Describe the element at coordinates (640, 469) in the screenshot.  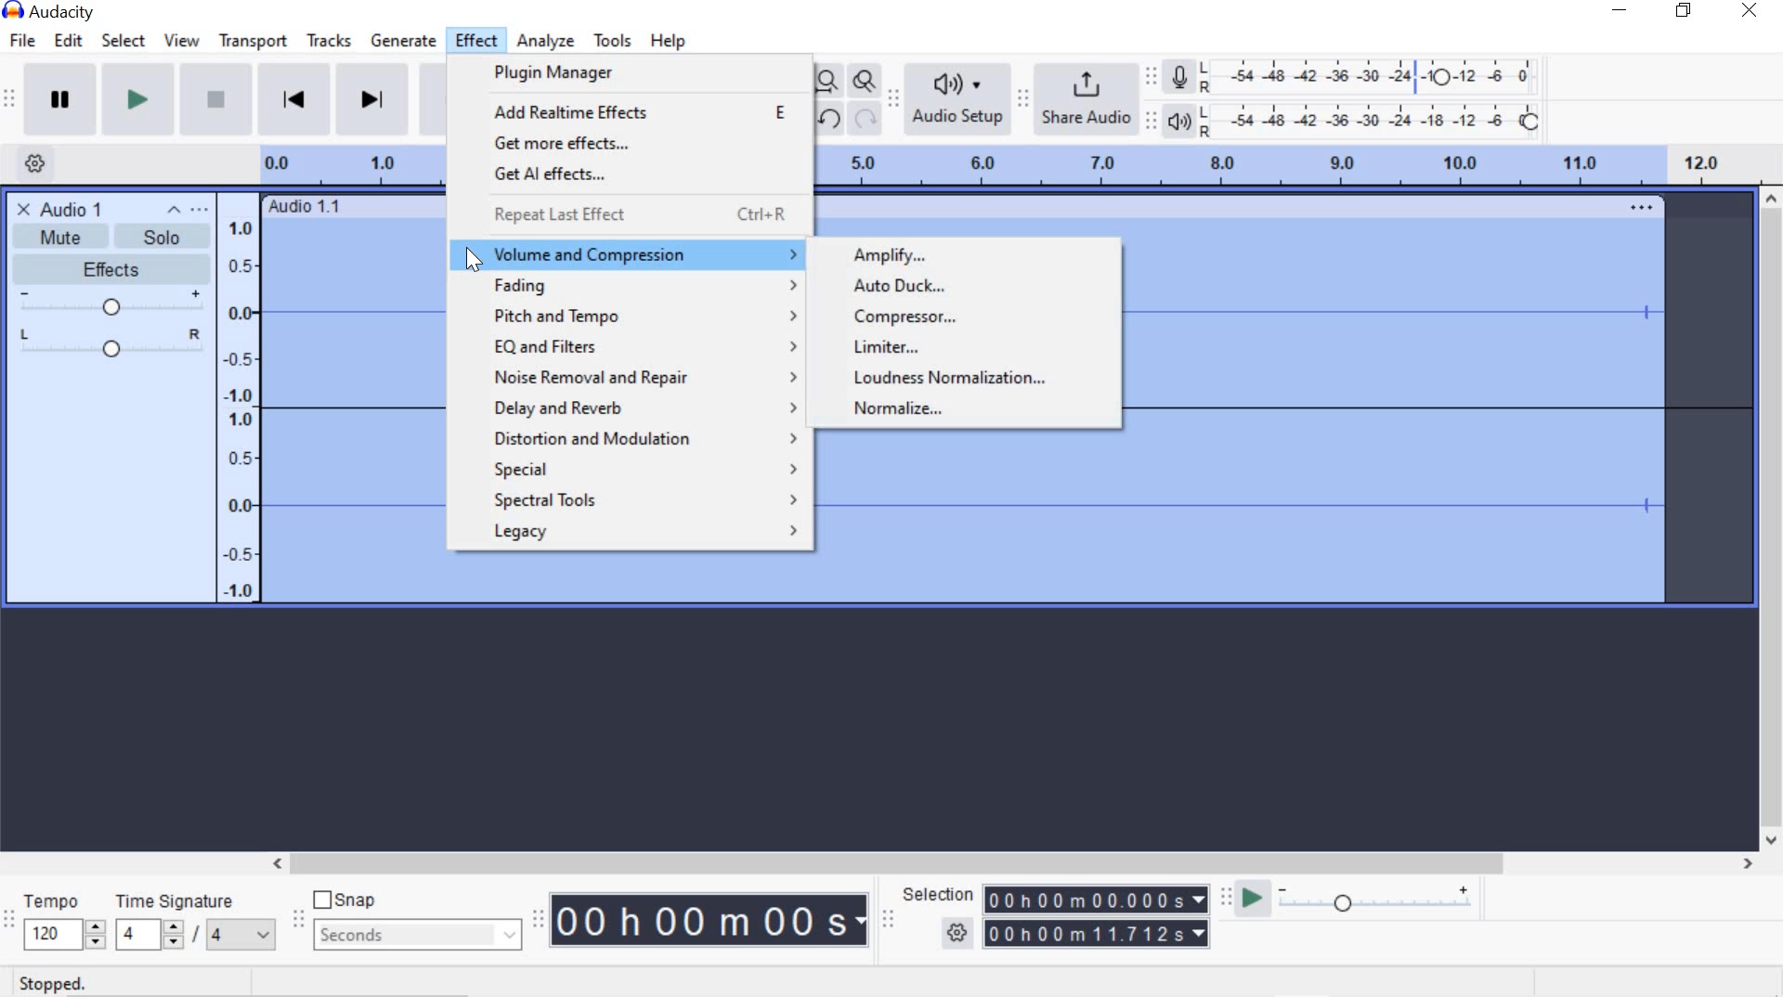
I see `special` at that location.